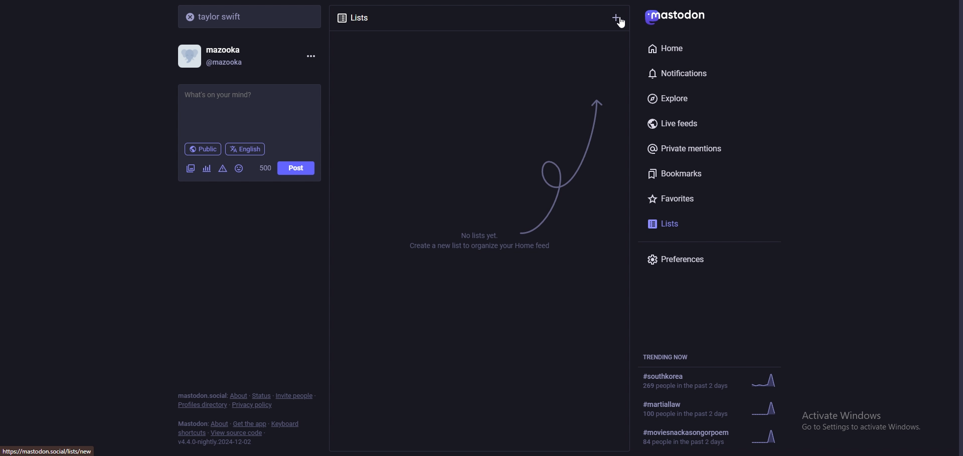 The width and height of the screenshot is (963, 456). Describe the element at coordinates (697, 48) in the screenshot. I see `home` at that location.